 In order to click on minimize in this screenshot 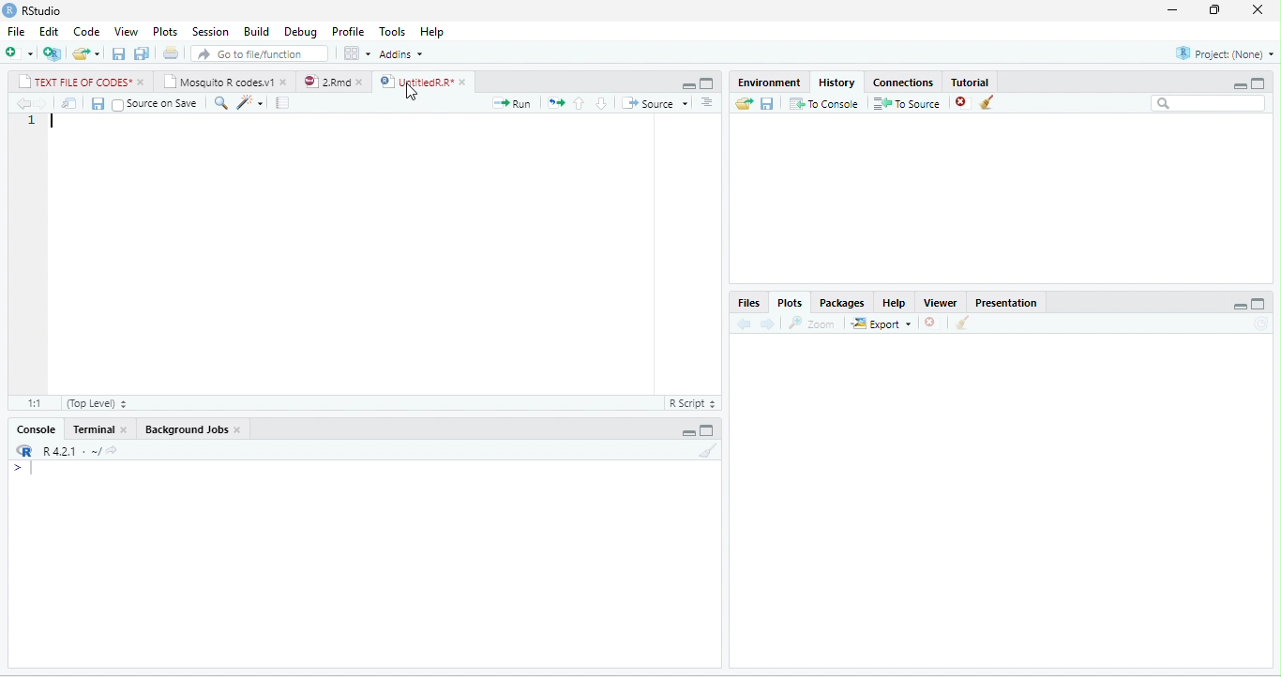, I will do `click(1240, 306)`.